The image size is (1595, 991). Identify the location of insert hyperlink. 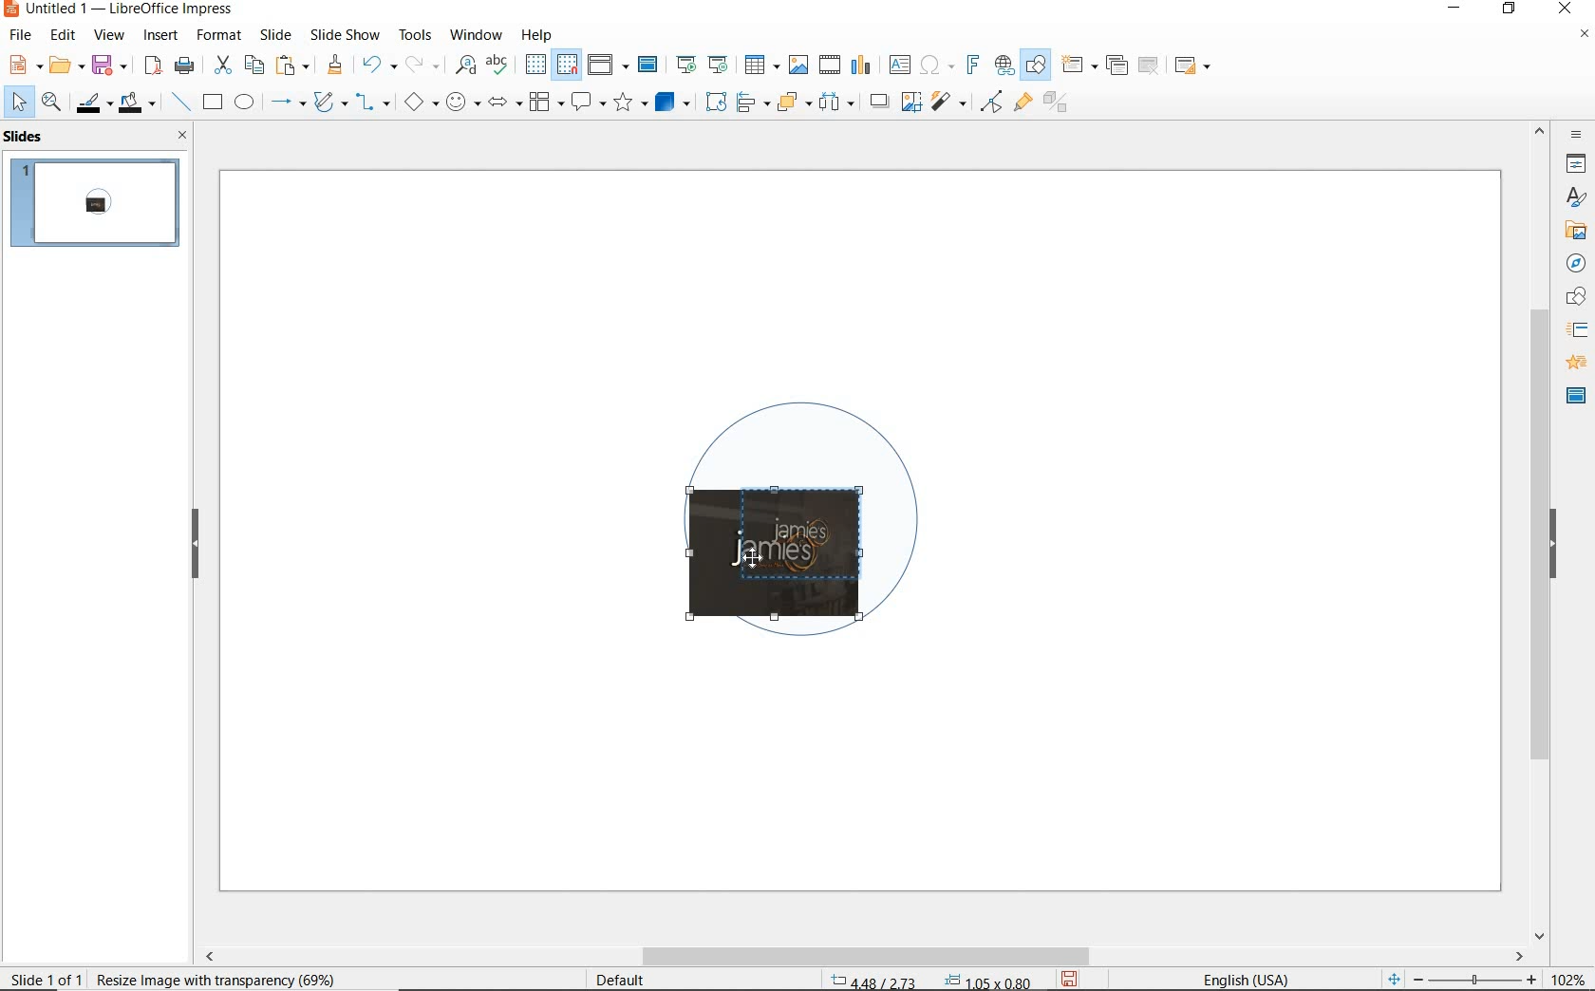
(1004, 65).